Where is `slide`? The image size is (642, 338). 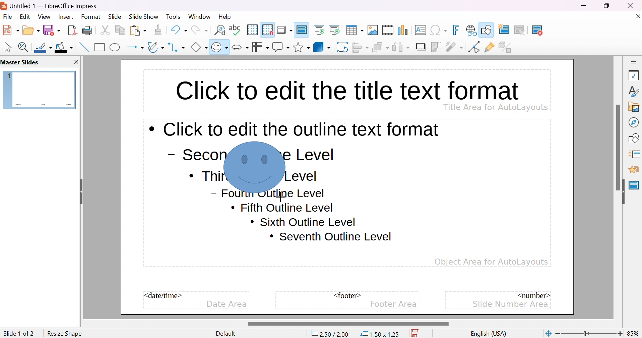 slide is located at coordinates (115, 17).